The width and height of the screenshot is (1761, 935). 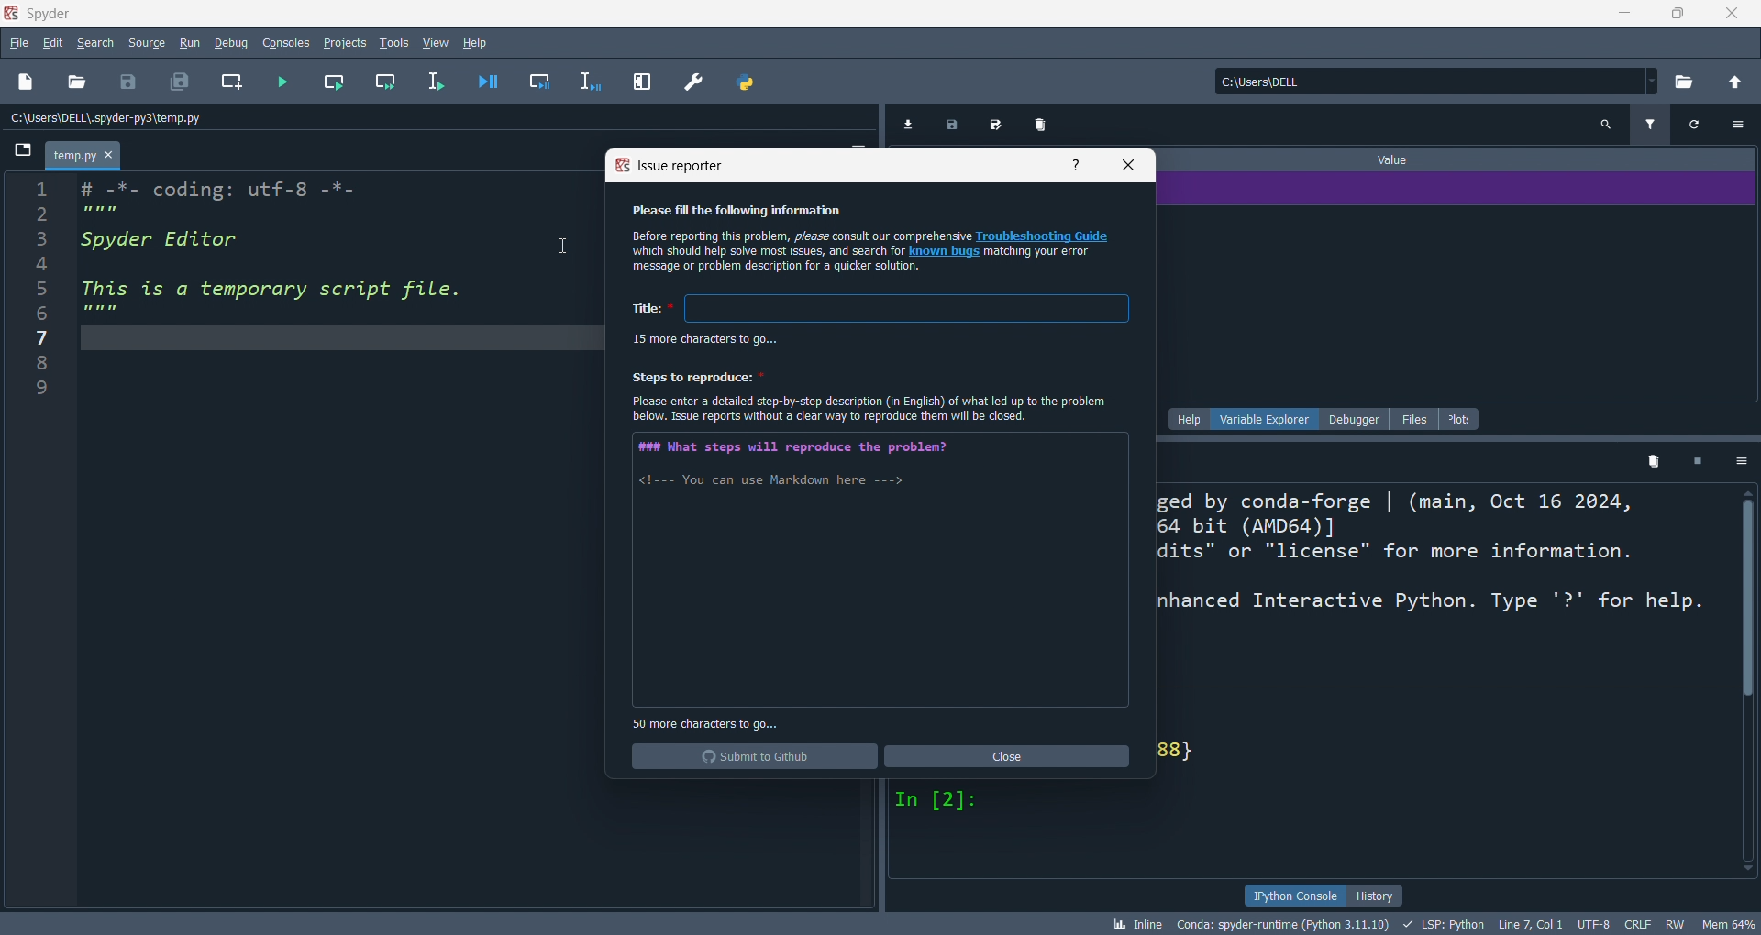 I want to click on ipython console, so click(x=1295, y=895).